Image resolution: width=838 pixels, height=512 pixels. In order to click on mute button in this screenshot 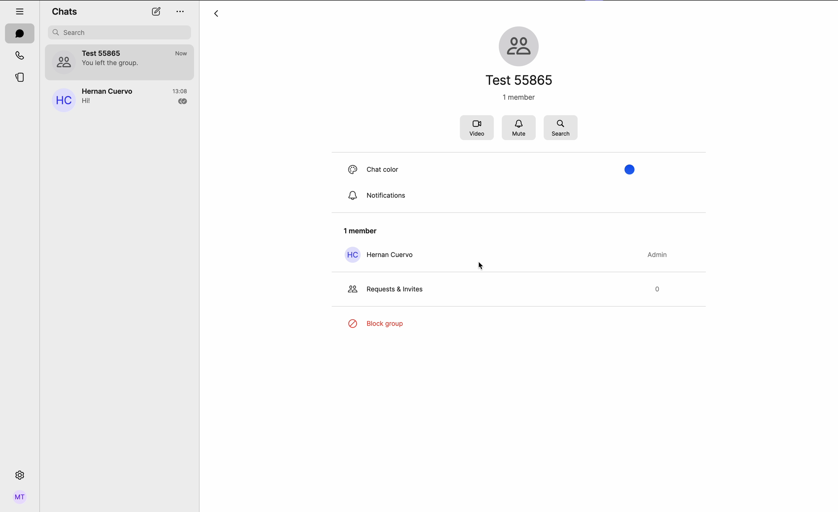, I will do `click(520, 128)`.